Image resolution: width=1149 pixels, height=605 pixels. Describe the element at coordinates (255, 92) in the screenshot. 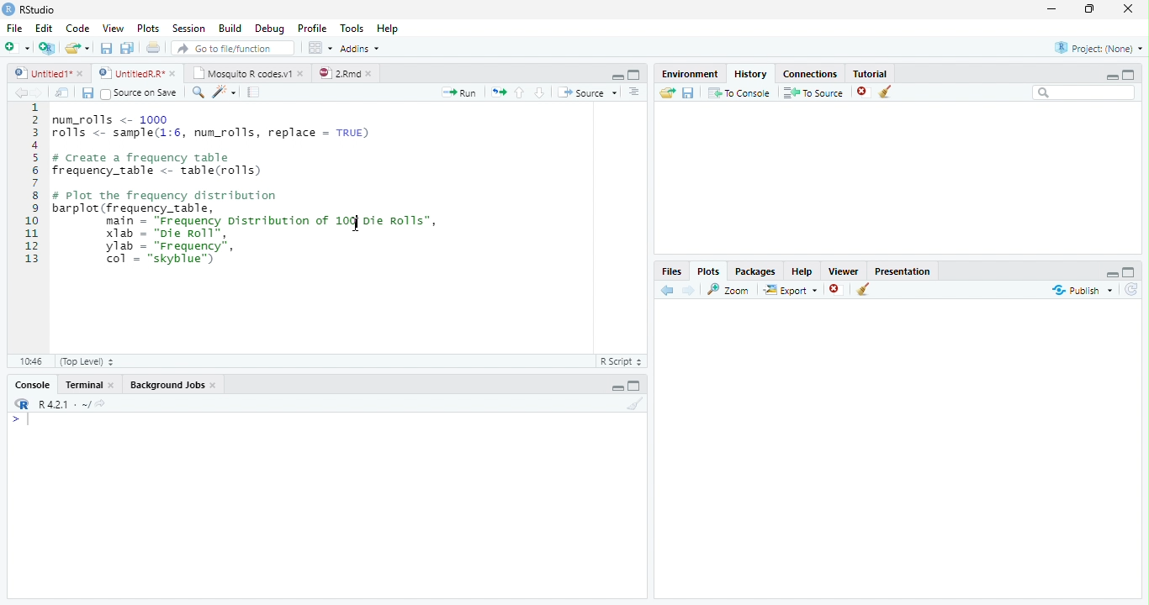

I see `Compile Report` at that location.